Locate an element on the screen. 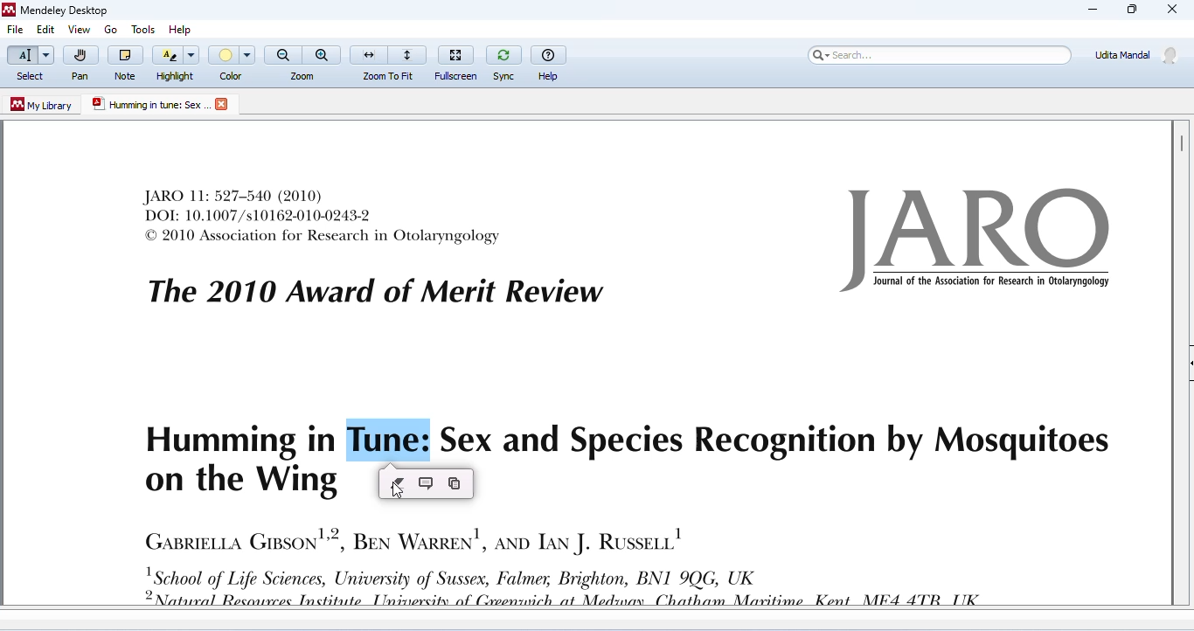 This screenshot has width=1194, height=631. my library is located at coordinates (43, 105).